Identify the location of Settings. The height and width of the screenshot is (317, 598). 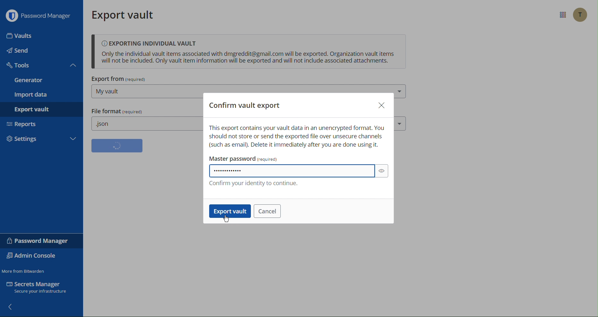
(30, 138).